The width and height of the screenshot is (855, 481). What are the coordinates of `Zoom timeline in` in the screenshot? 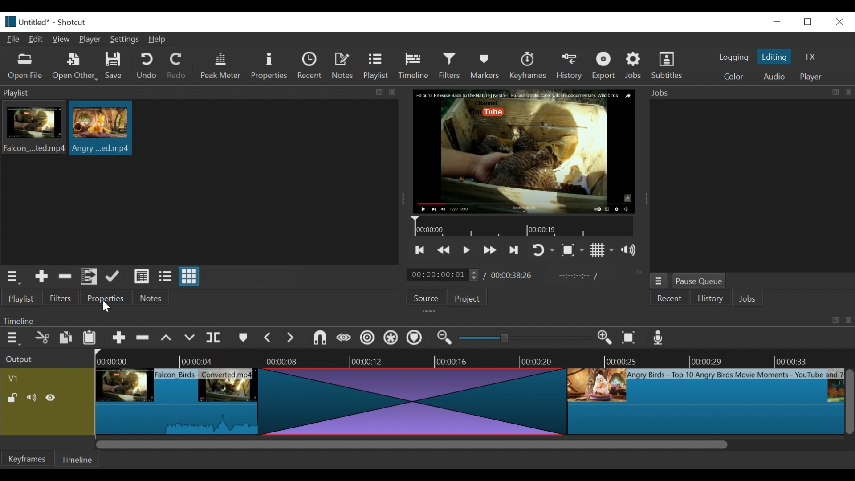 It's located at (443, 339).